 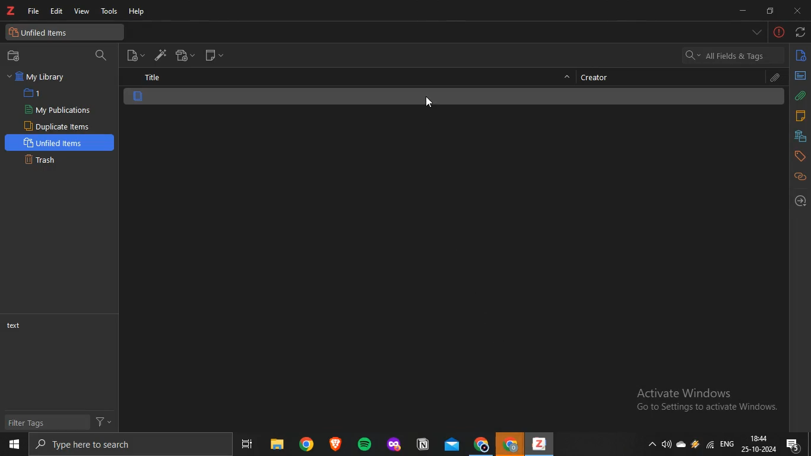 What do you see at coordinates (507, 443) in the screenshot?
I see `chrome` at bounding box center [507, 443].